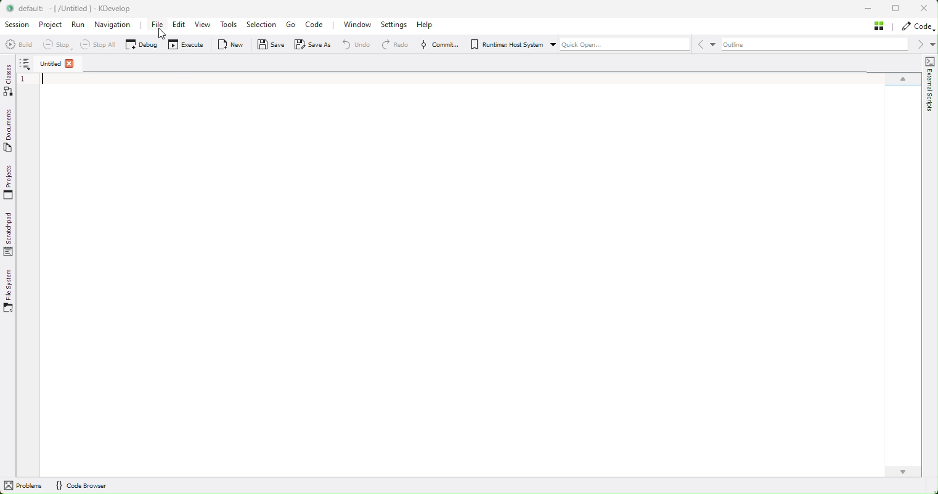  Describe the element at coordinates (50, 63) in the screenshot. I see `untitled` at that location.